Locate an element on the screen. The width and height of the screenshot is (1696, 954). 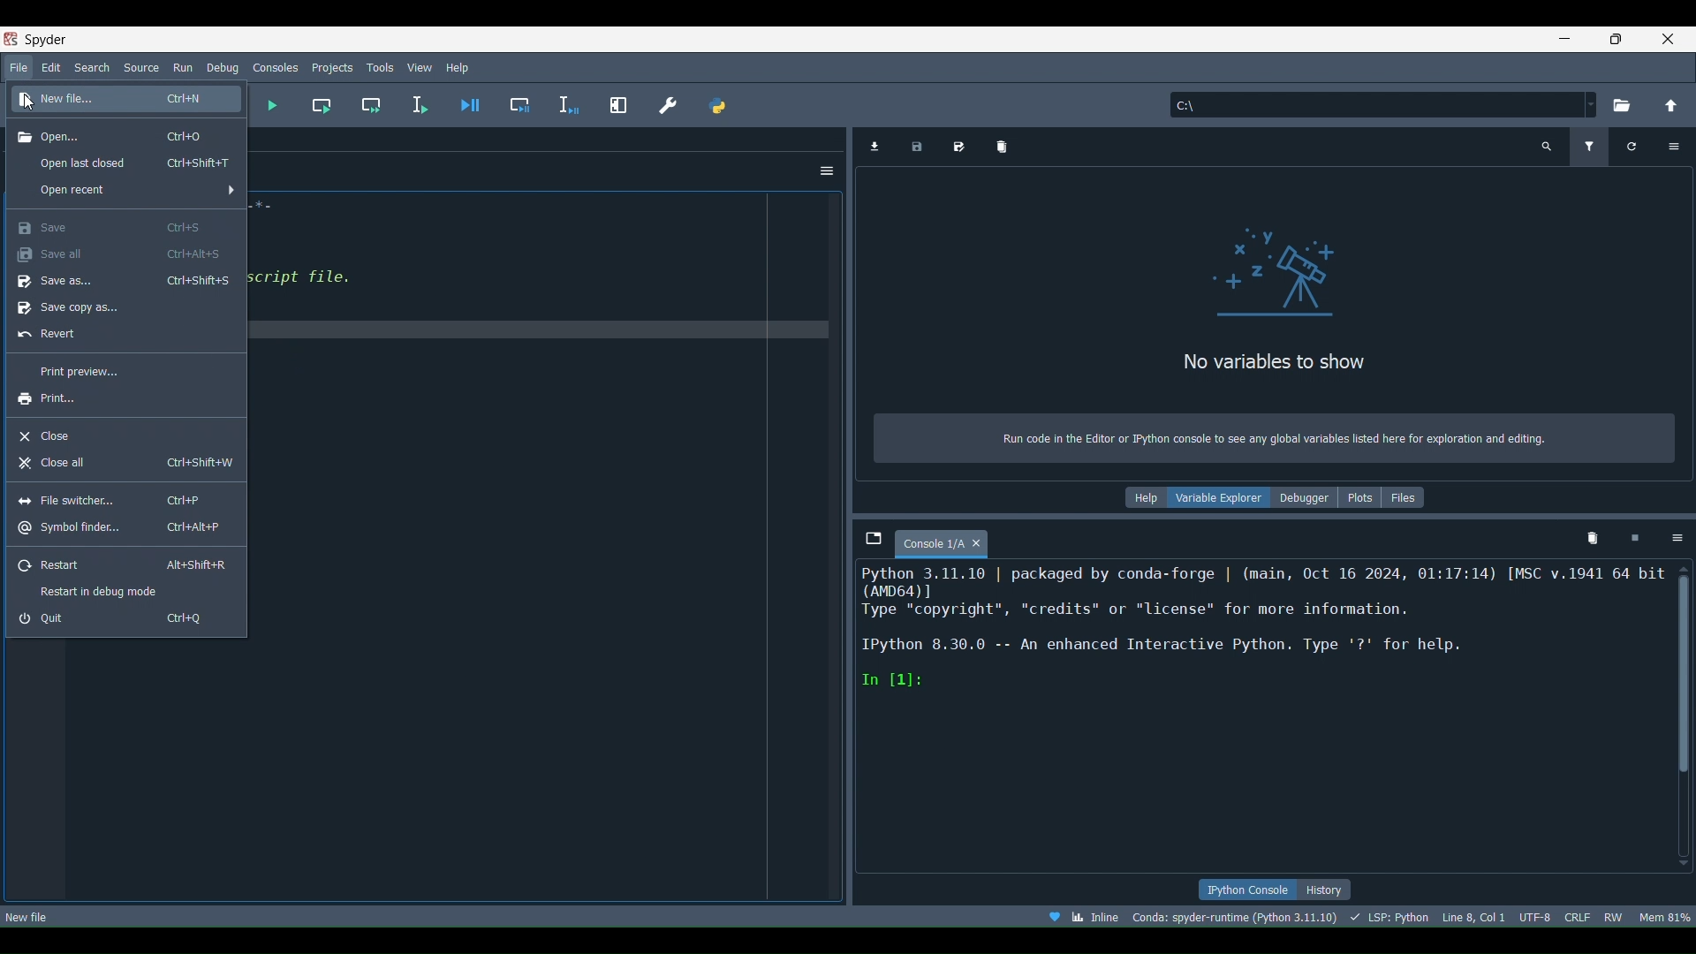
Consoles is located at coordinates (276, 66).